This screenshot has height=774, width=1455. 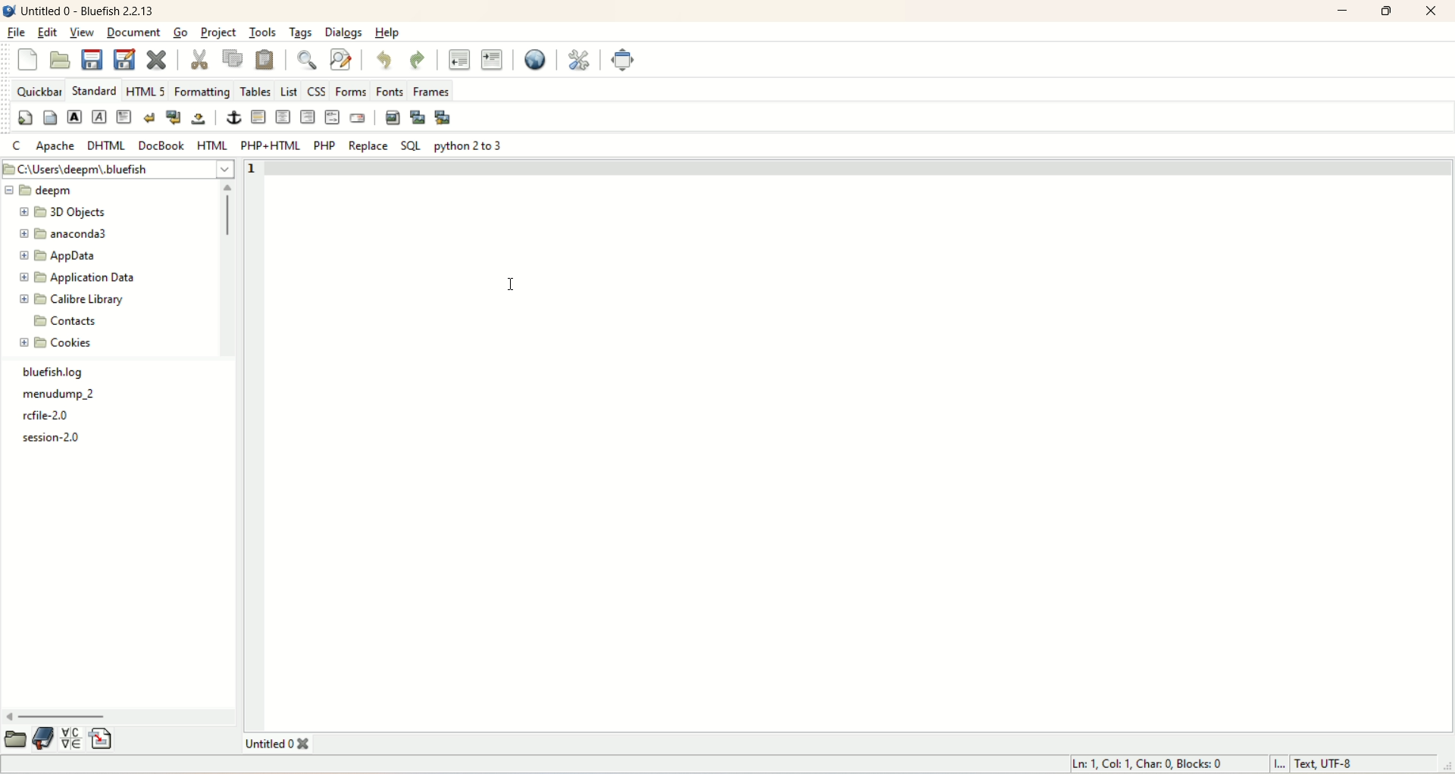 I want to click on CSS, so click(x=318, y=91).